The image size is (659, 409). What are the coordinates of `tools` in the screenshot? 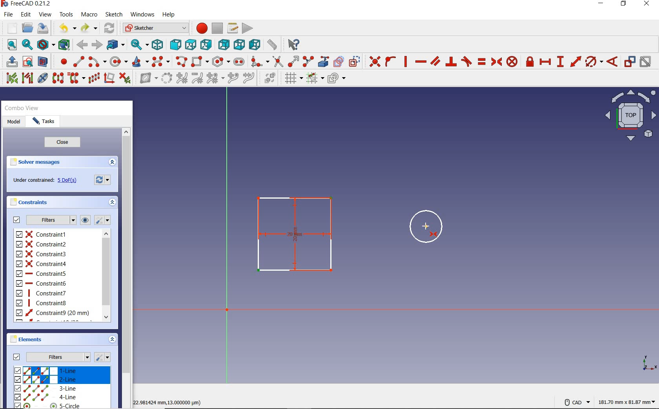 It's located at (66, 14).